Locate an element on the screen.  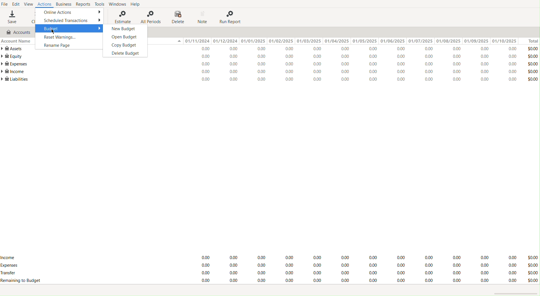
View is located at coordinates (30, 4).